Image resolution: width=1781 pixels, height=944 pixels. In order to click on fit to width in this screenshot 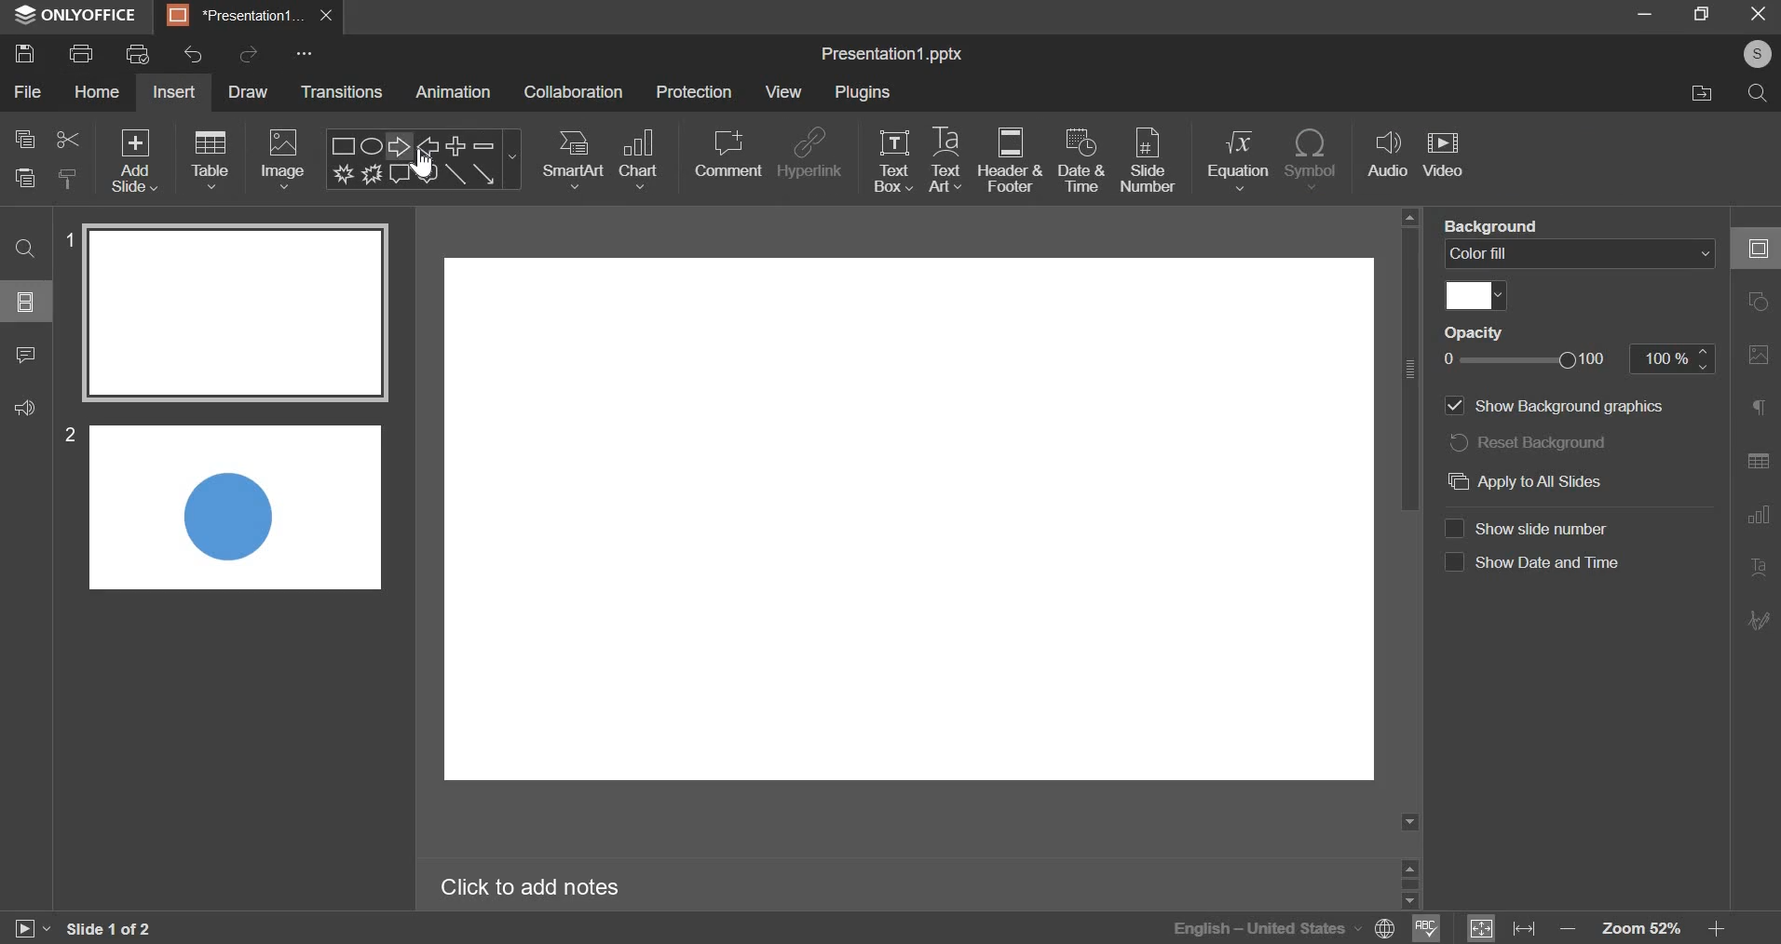, I will do `click(1525, 929)`.